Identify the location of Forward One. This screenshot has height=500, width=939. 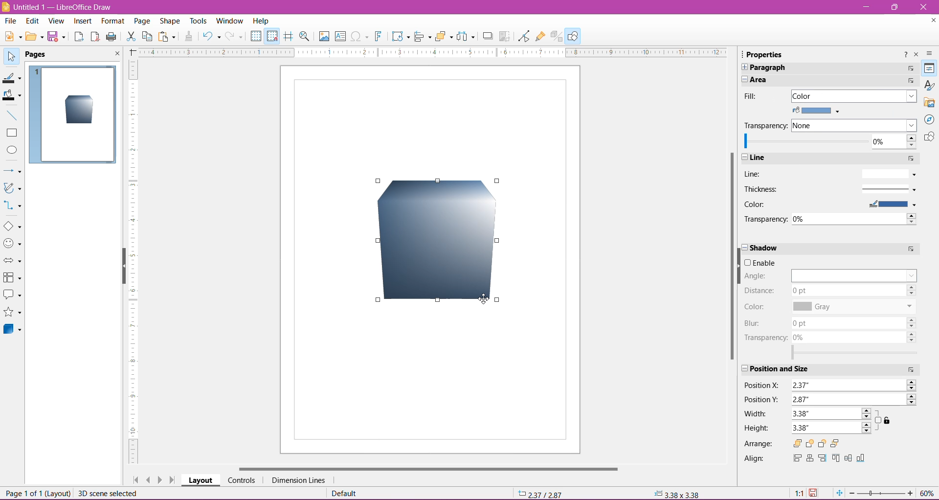
(809, 444).